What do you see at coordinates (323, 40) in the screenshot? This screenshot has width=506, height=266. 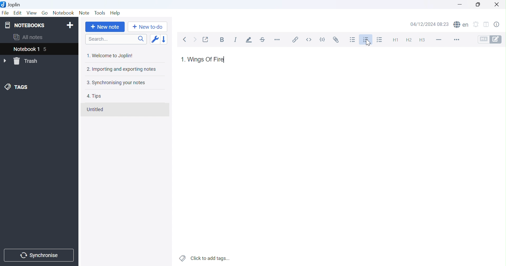 I see `Code` at bounding box center [323, 40].